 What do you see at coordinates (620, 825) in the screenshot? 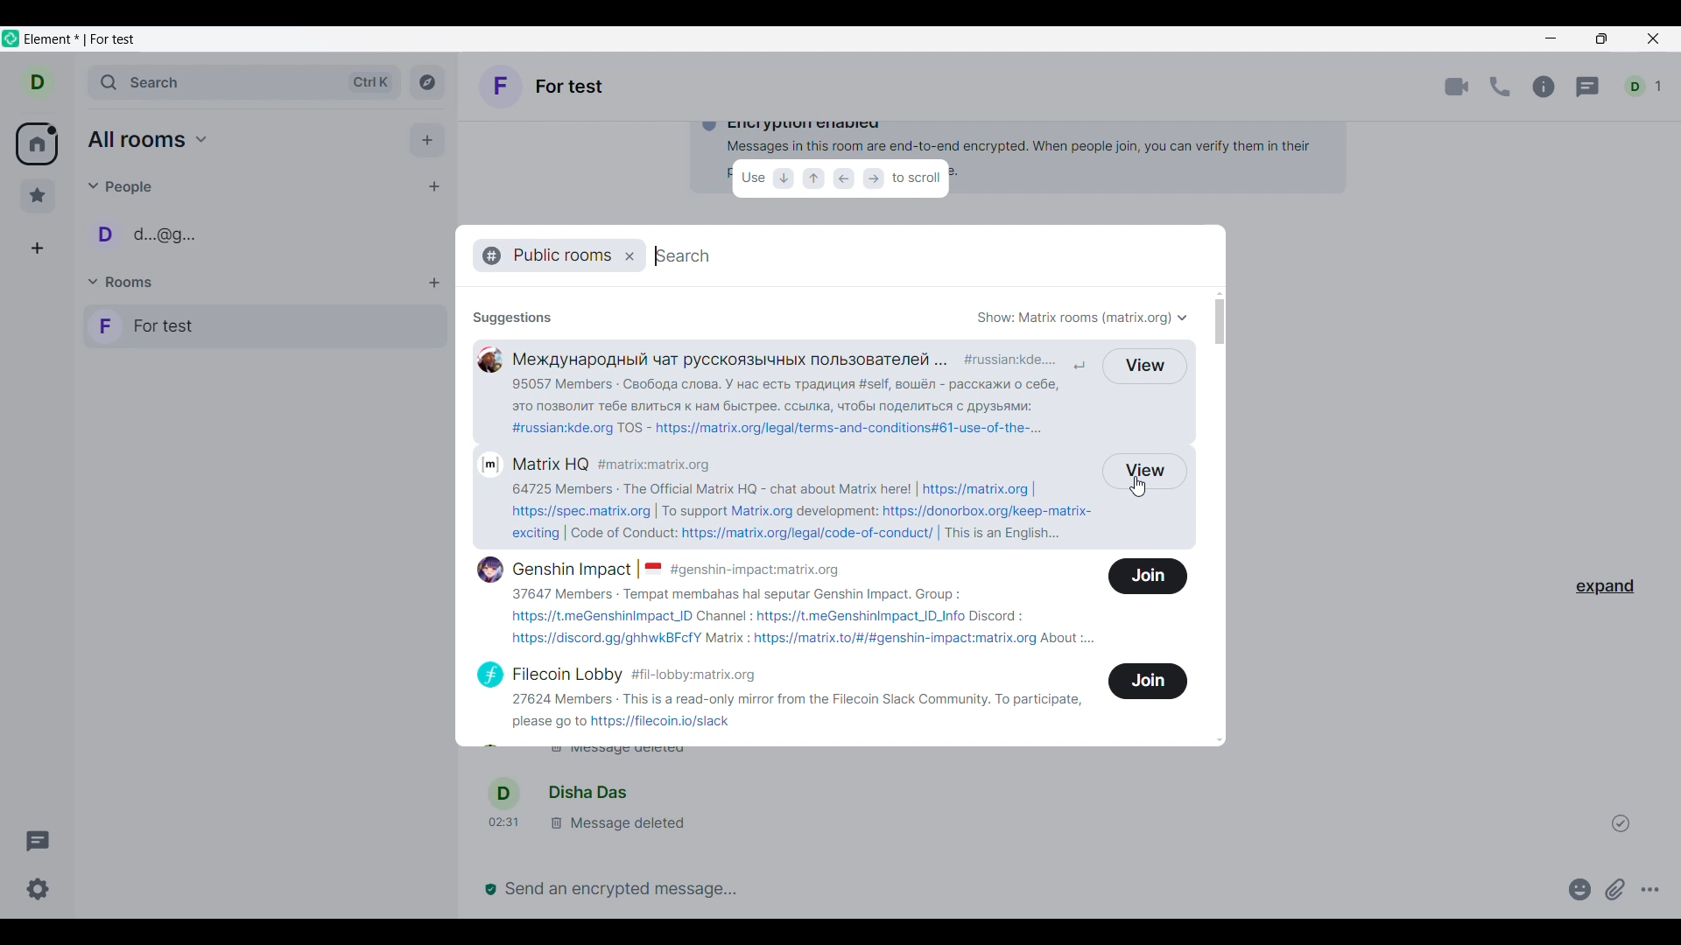
I see `message deleted` at bounding box center [620, 825].